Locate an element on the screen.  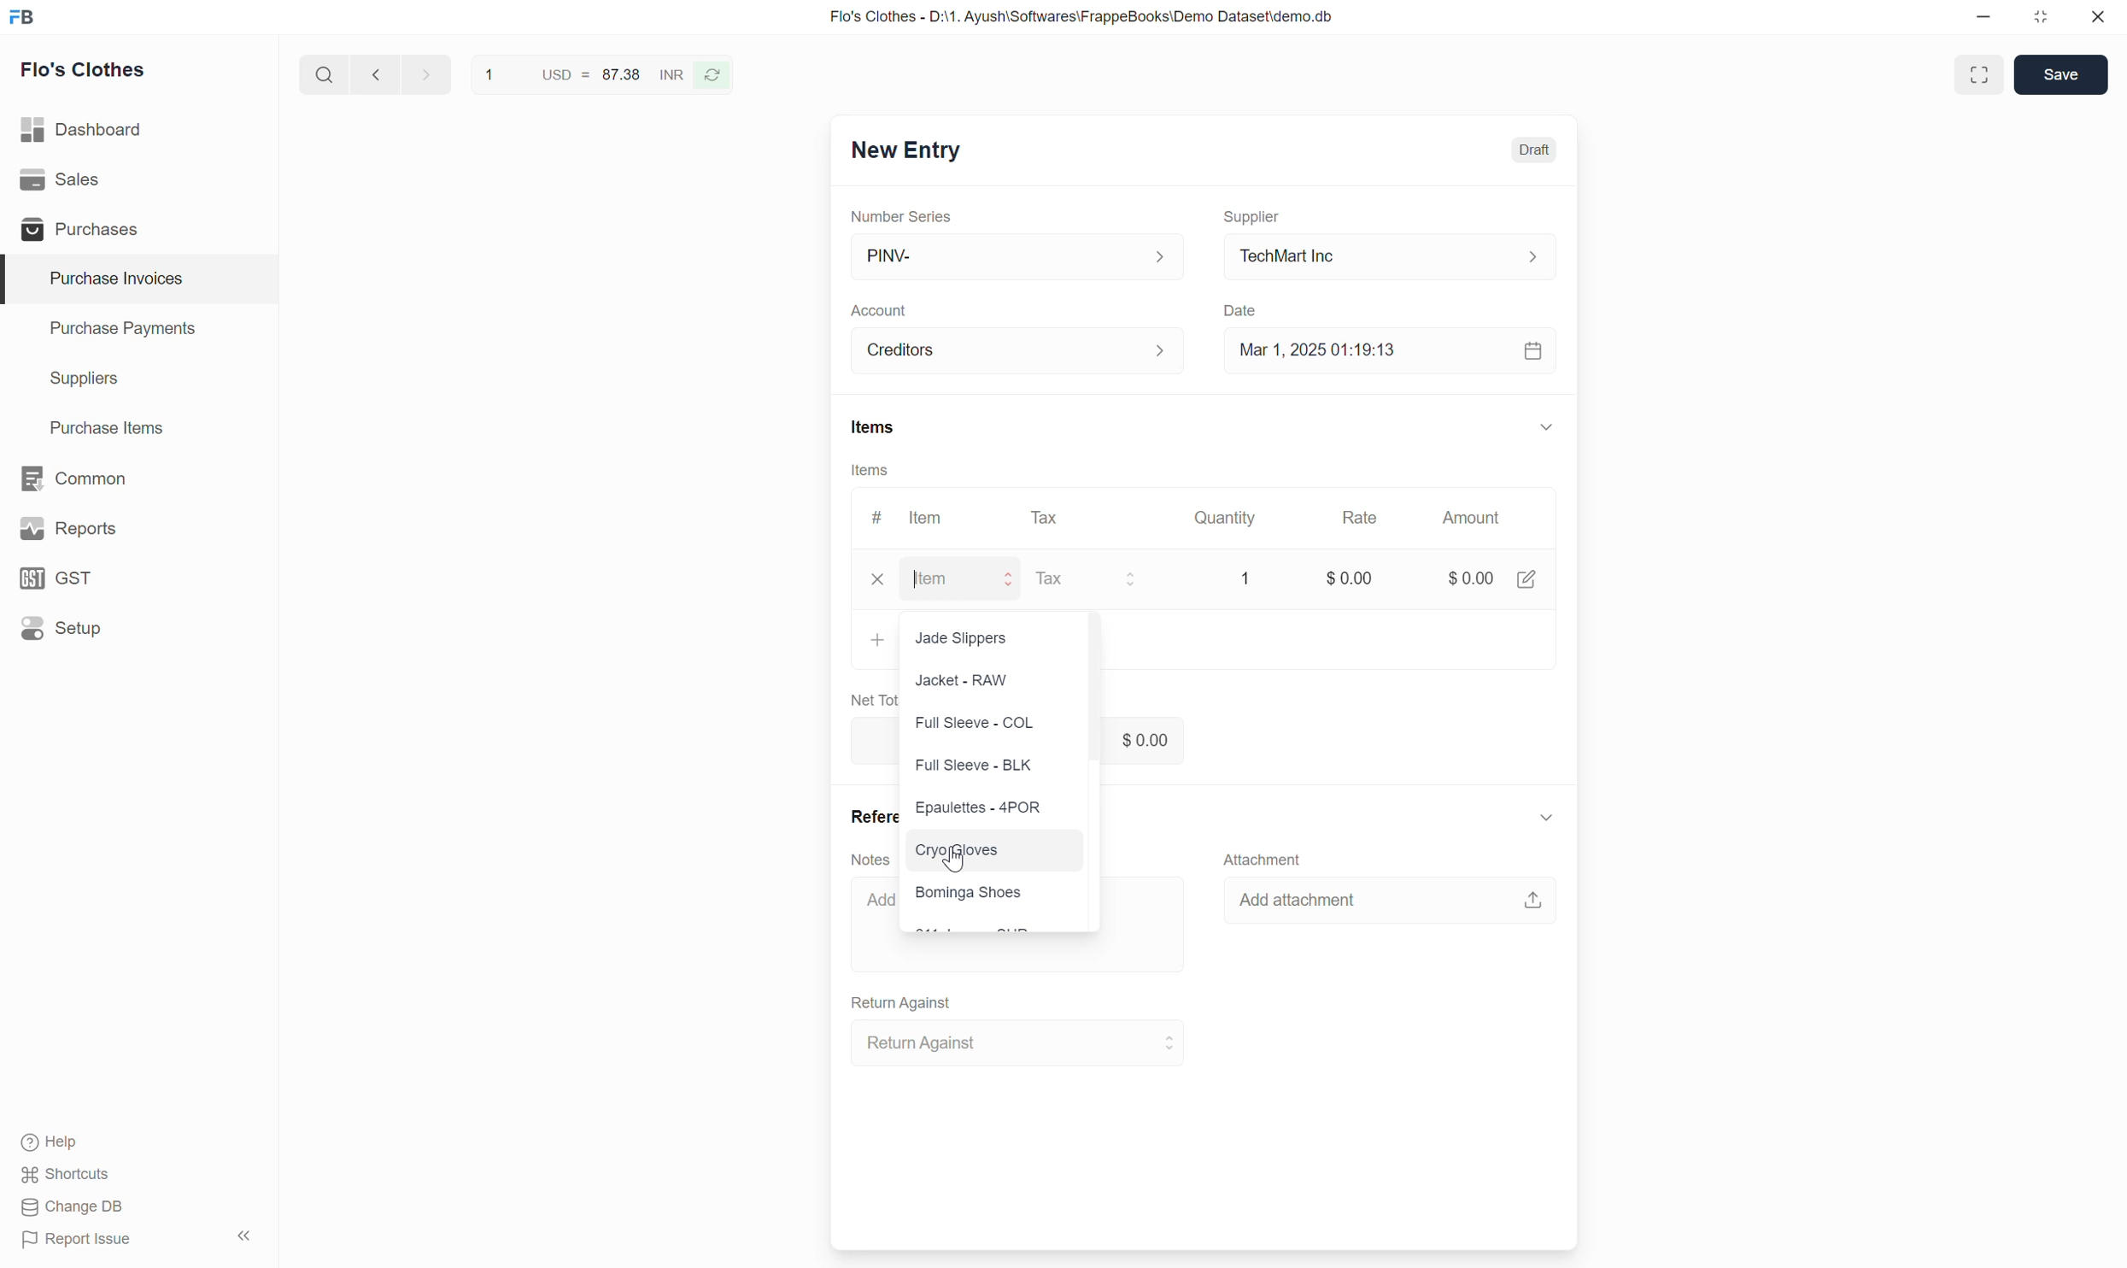
Sales is located at coordinates (64, 179).